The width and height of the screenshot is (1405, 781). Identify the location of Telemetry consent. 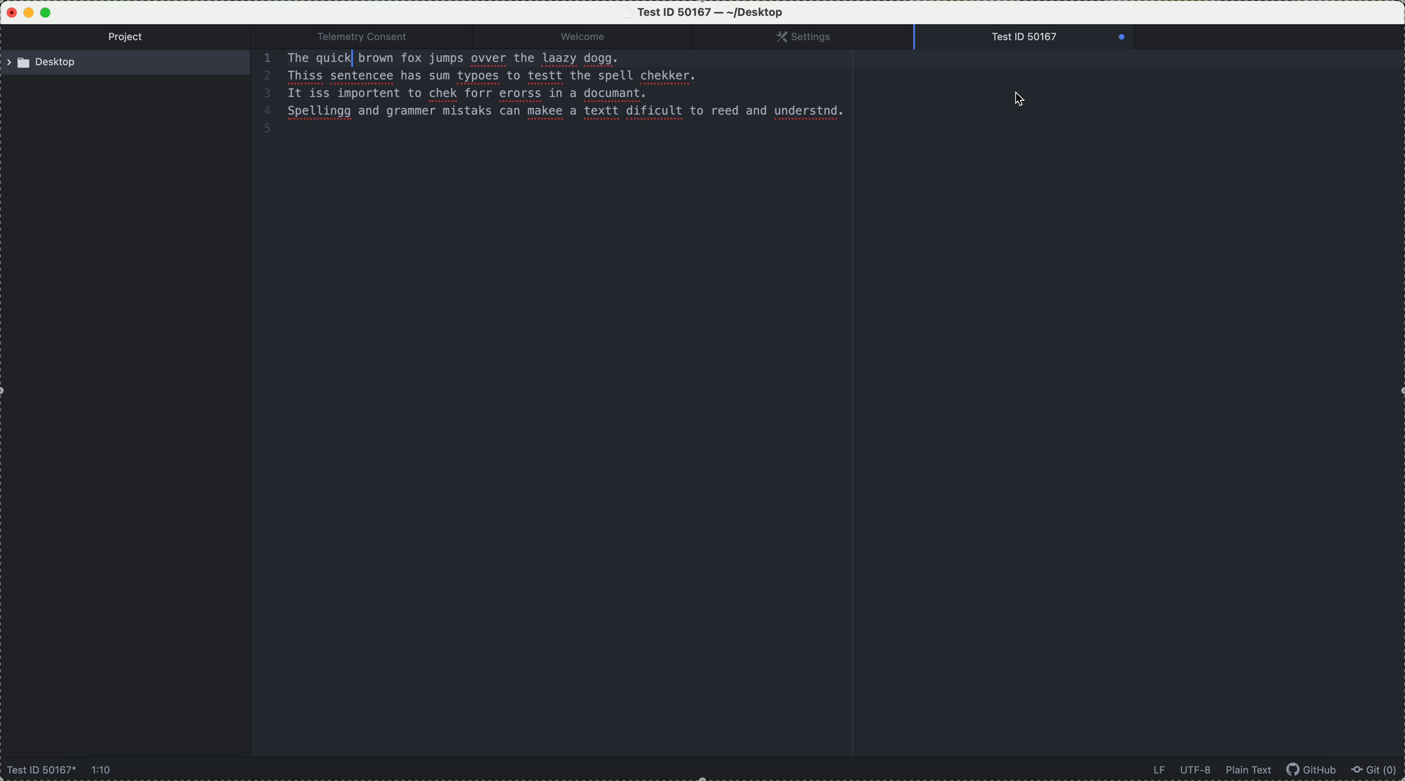
(372, 37).